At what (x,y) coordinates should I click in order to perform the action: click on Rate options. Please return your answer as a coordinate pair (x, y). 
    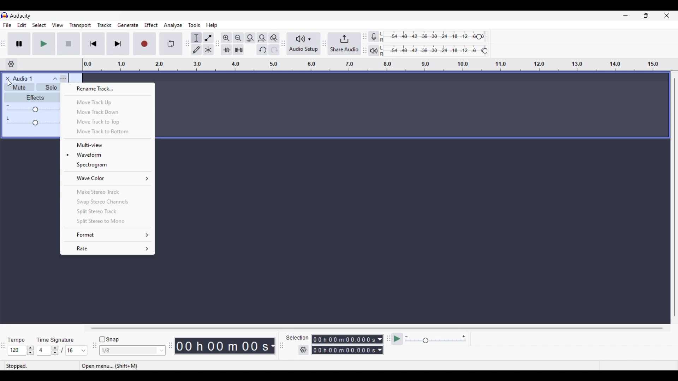
    Looking at the image, I should click on (108, 248).